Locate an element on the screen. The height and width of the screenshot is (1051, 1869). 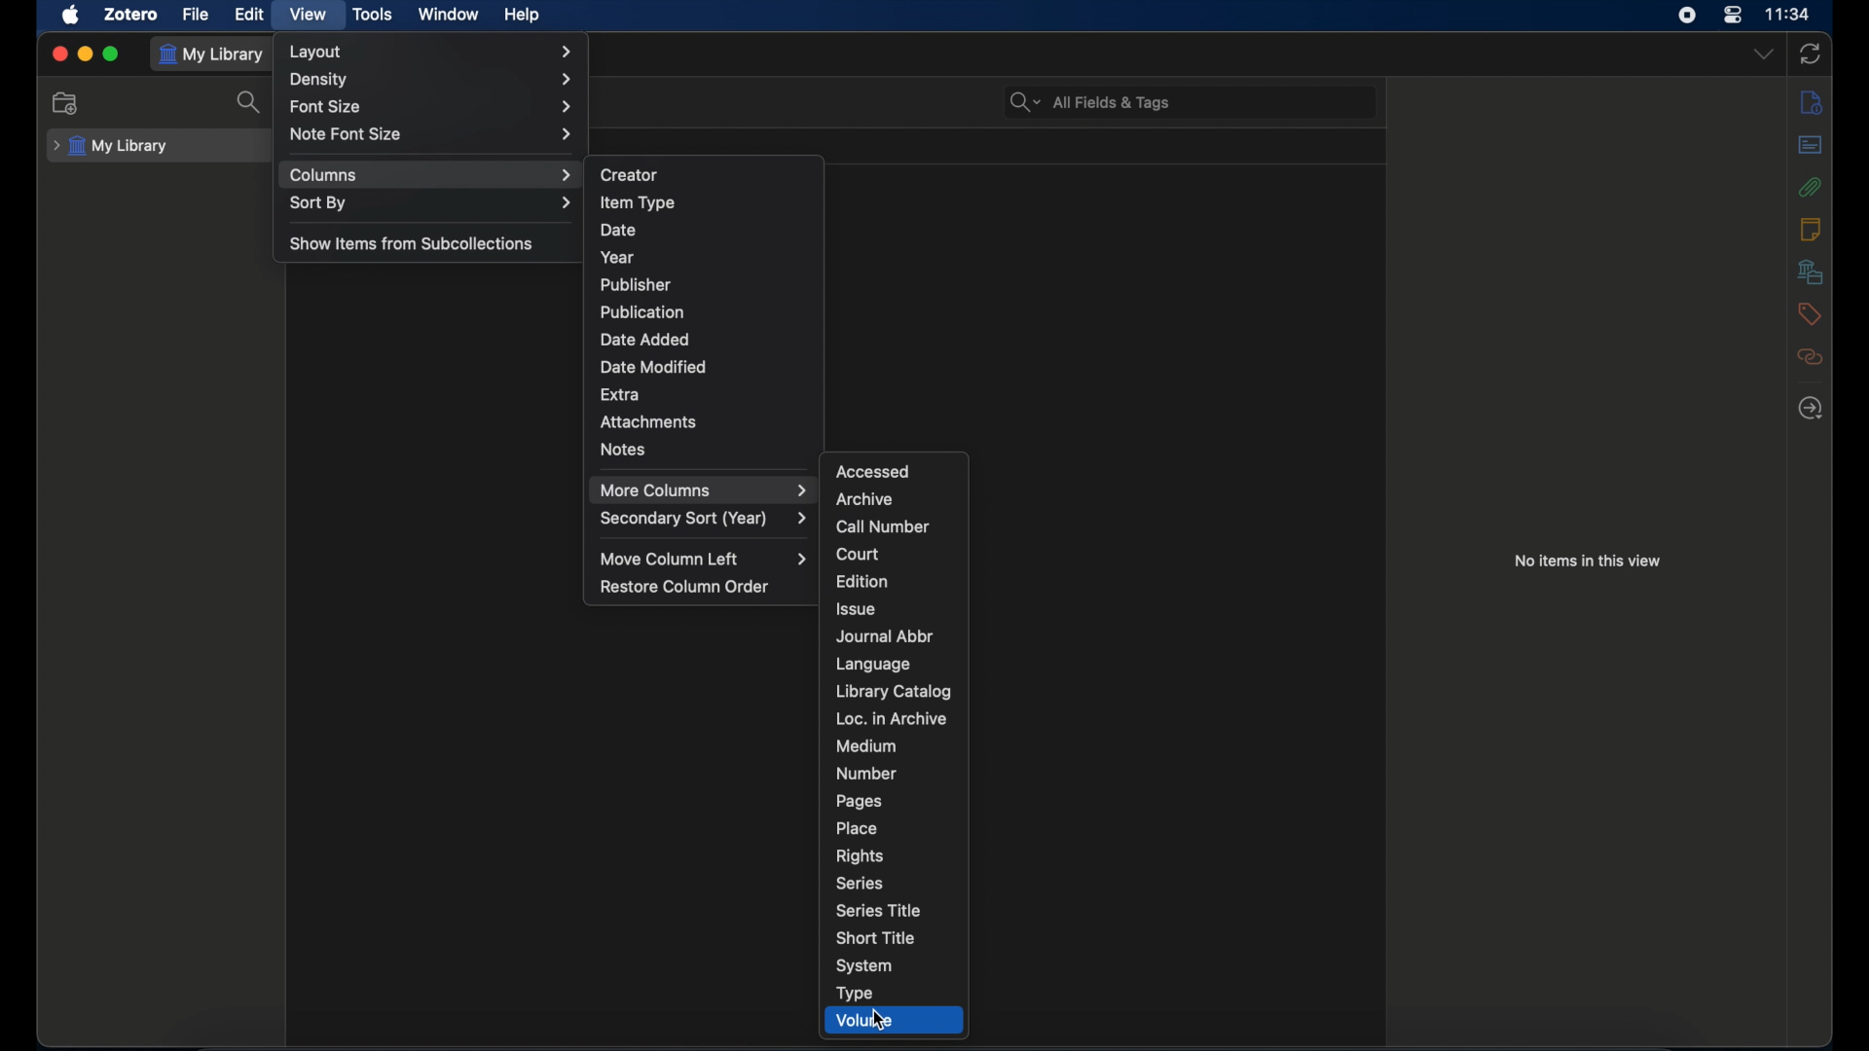
file is located at coordinates (195, 16).